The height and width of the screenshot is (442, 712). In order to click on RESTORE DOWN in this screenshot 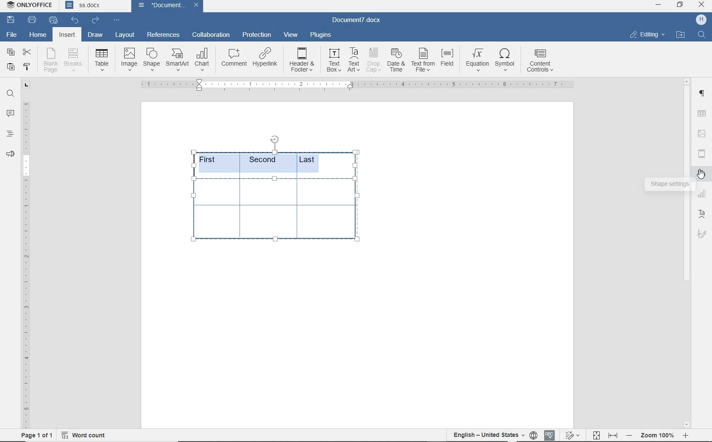, I will do `click(681, 5)`.